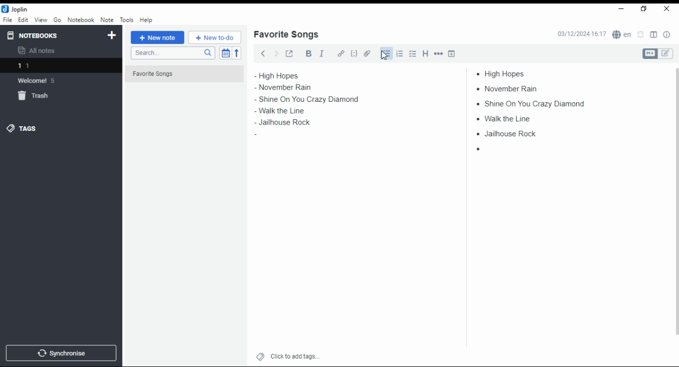 The height and width of the screenshot is (367, 679). What do you see at coordinates (290, 53) in the screenshot?
I see `toggle external editing` at bounding box center [290, 53].